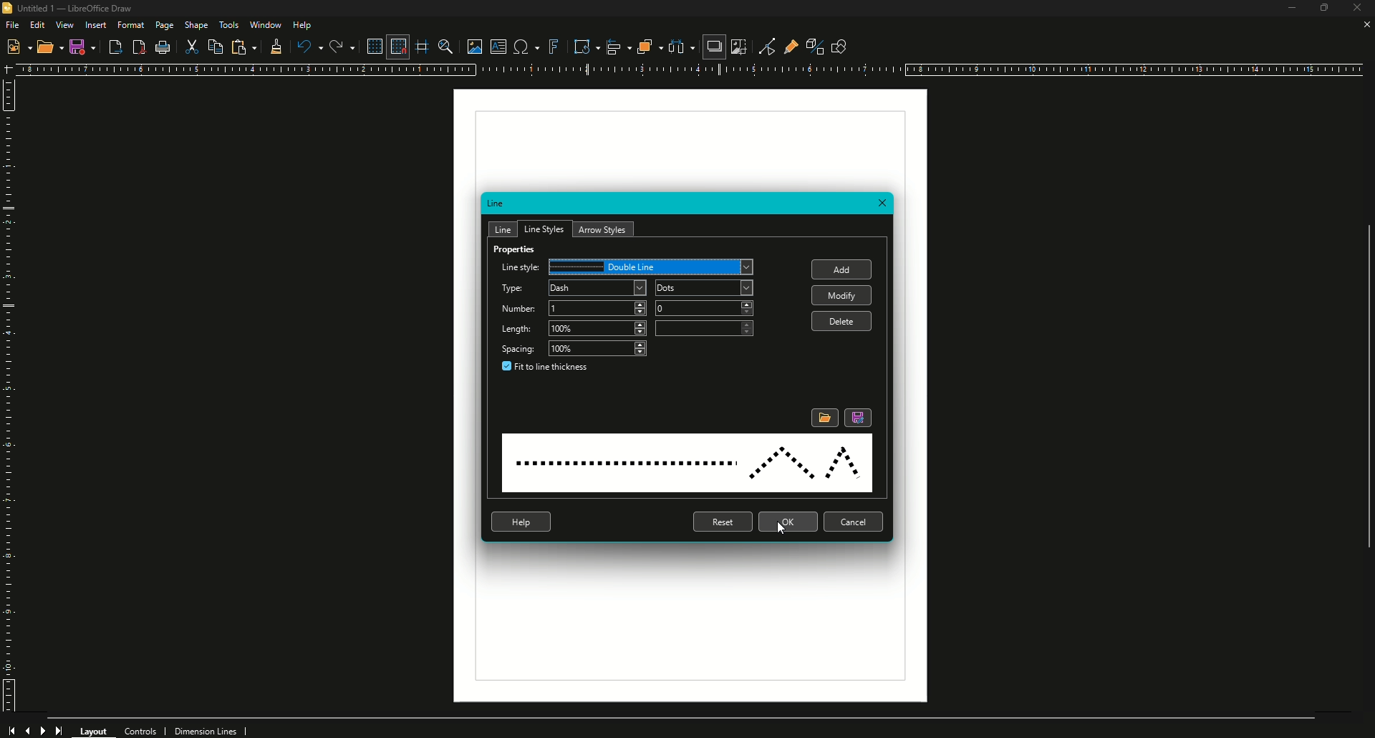  I want to click on Window, so click(265, 24).